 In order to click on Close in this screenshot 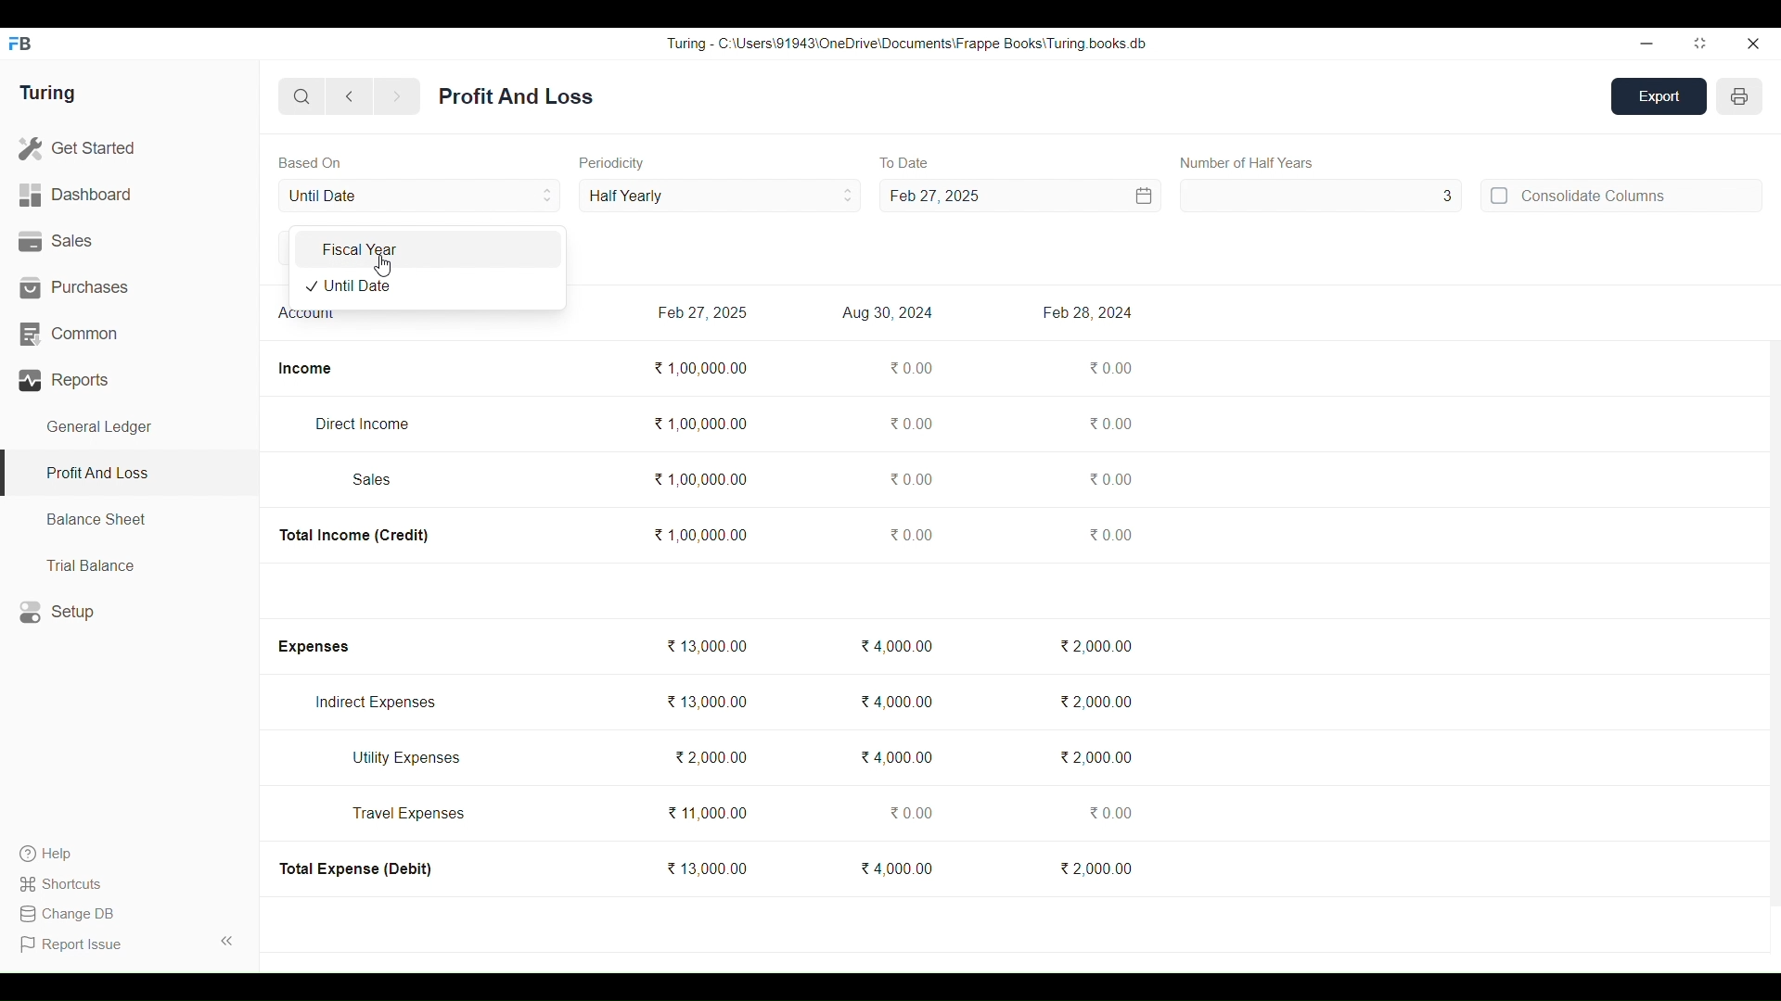, I will do `click(1752, 44)`.